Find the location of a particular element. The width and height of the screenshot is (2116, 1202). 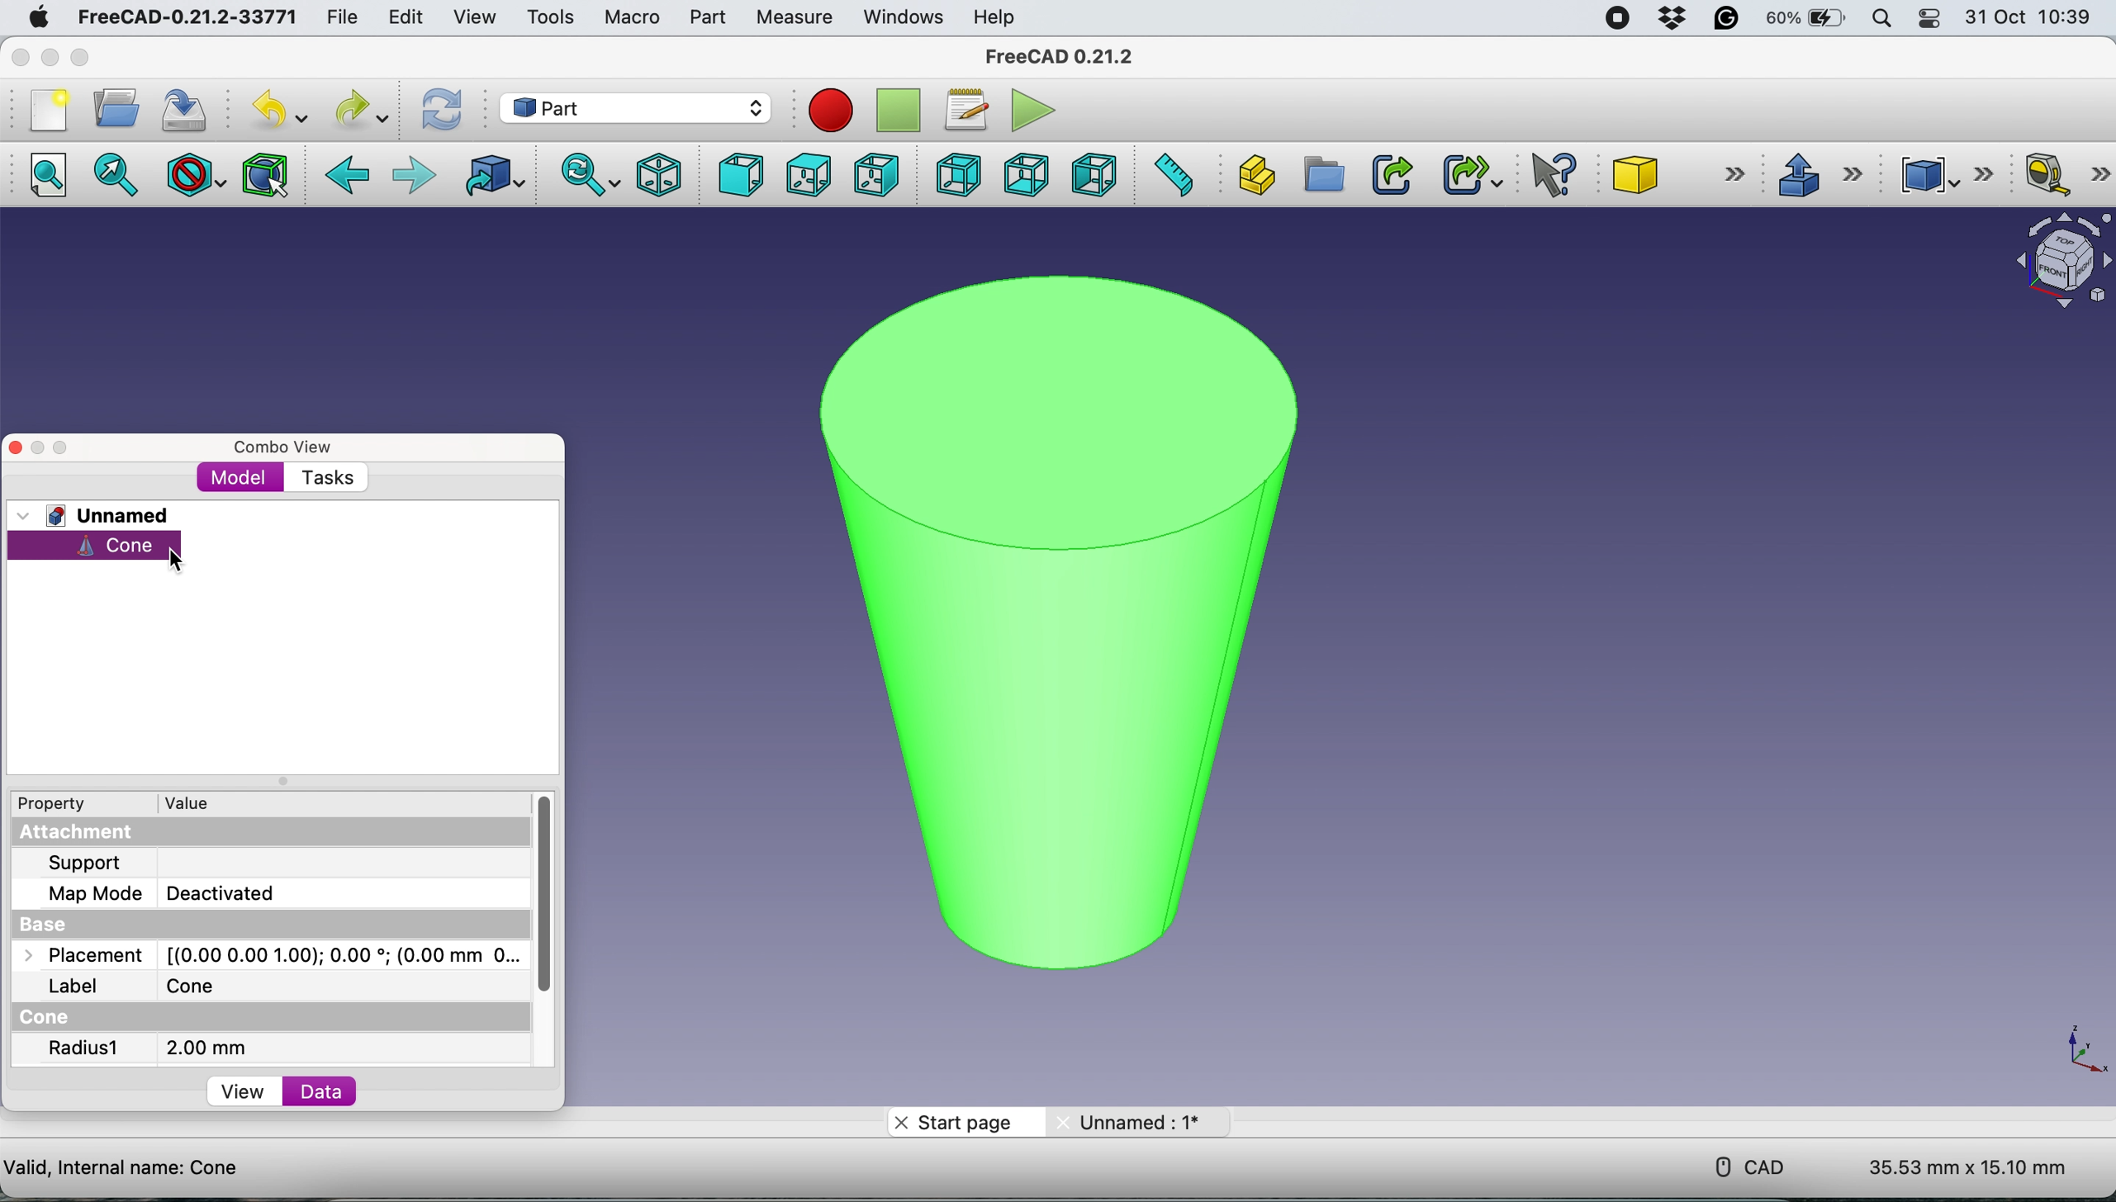

radius is located at coordinates (86, 1050).